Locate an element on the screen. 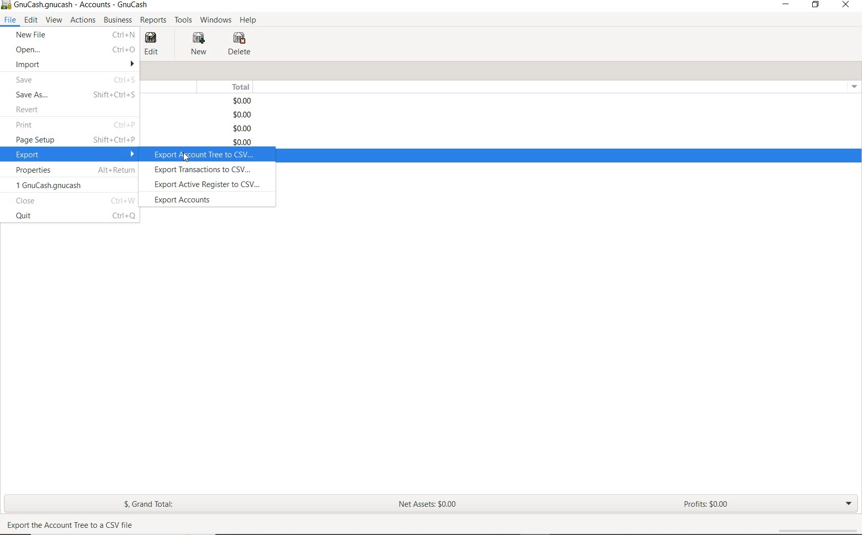  Shift+Ctrl+S is located at coordinates (114, 94).